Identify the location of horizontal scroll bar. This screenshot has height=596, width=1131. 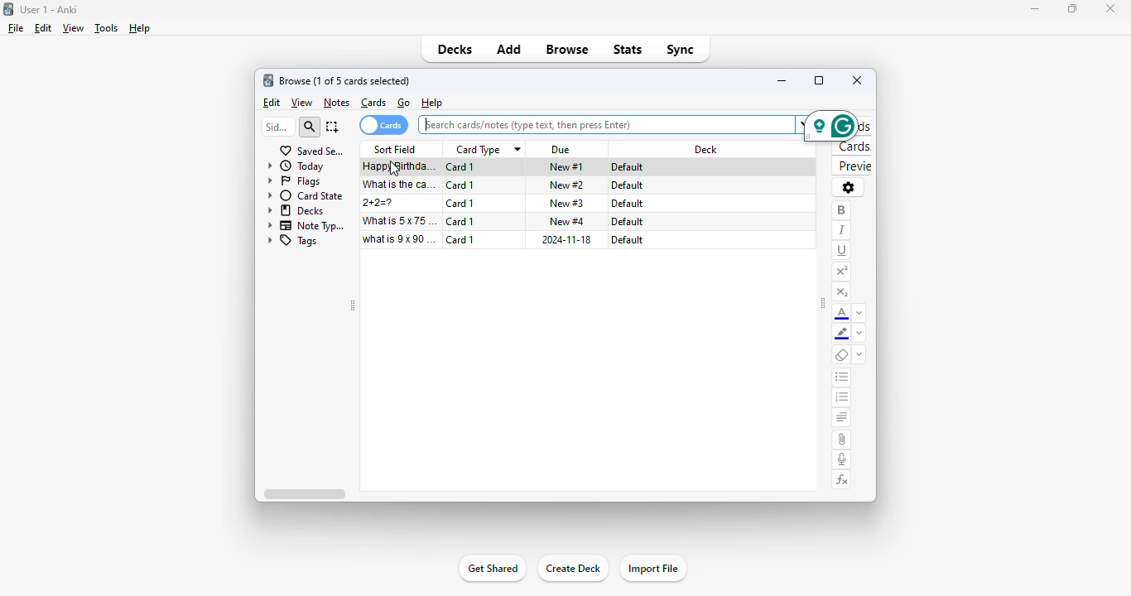
(304, 493).